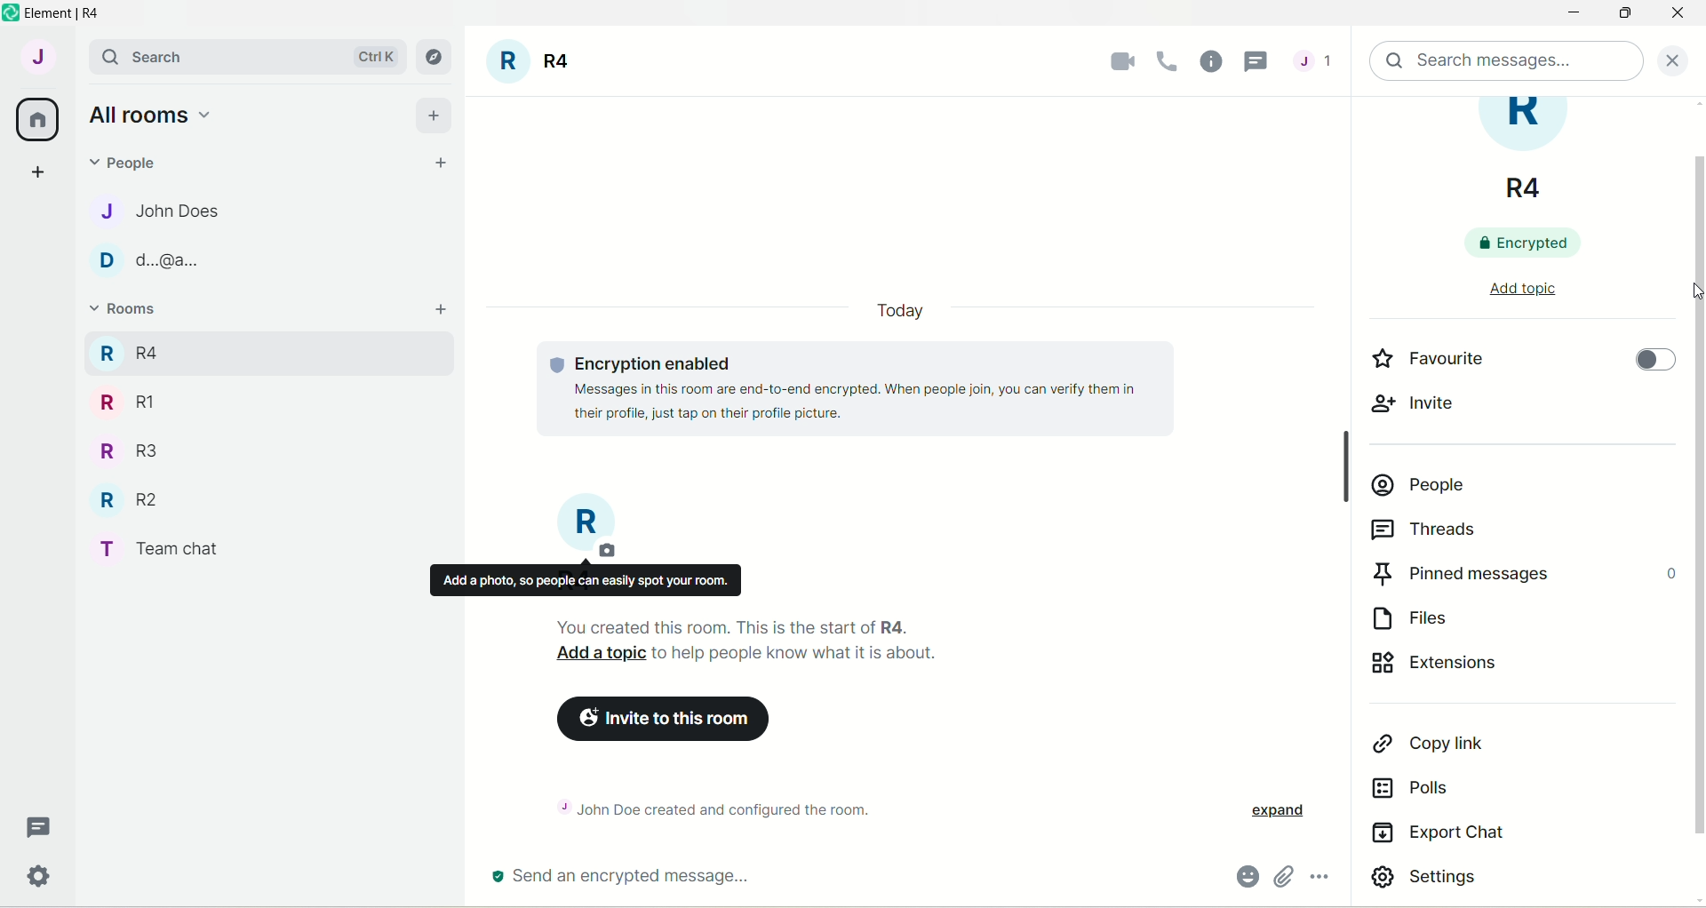 The image size is (1706, 908). I want to click on R R3, so click(124, 449).